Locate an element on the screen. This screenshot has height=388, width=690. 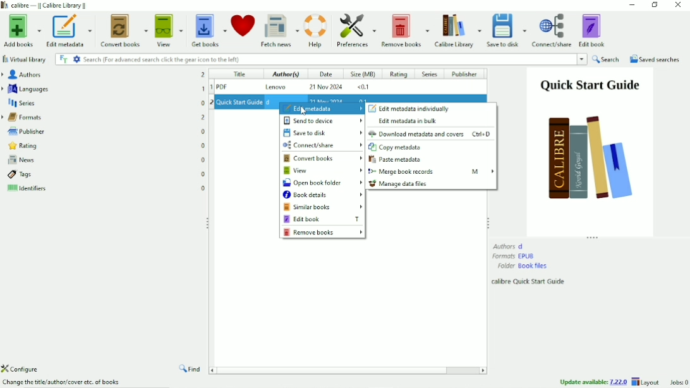
Find is located at coordinates (191, 370).